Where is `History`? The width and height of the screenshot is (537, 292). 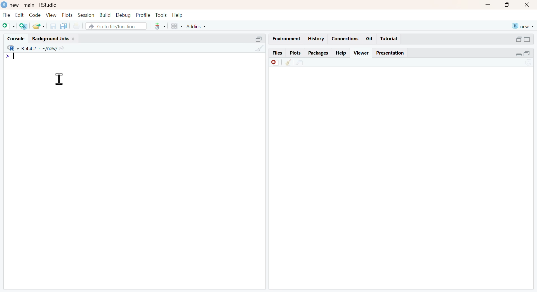 History is located at coordinates (317, 39).